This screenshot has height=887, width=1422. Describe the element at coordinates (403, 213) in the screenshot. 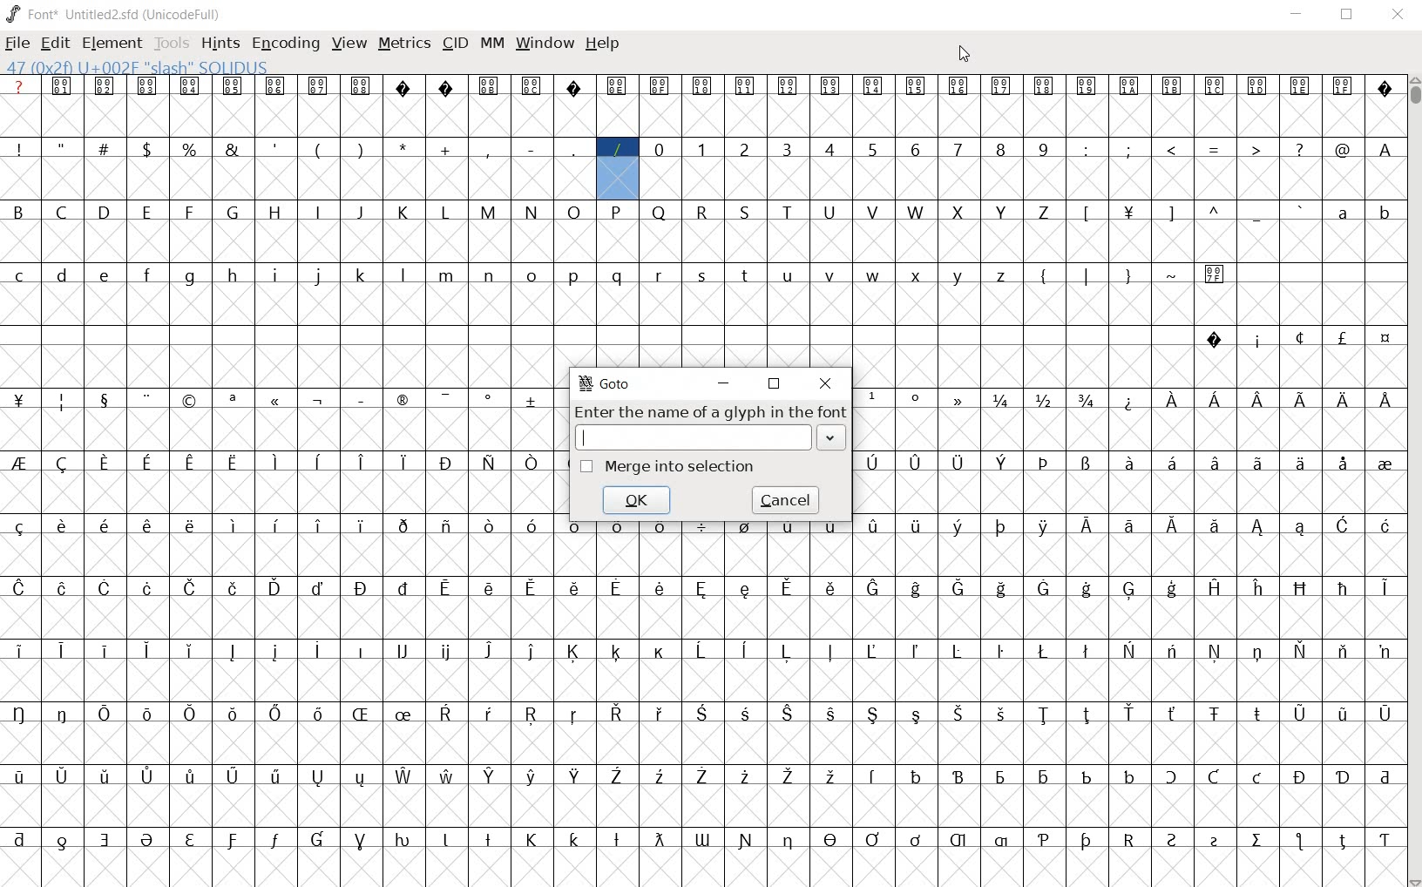

I see `glyph` at that location.